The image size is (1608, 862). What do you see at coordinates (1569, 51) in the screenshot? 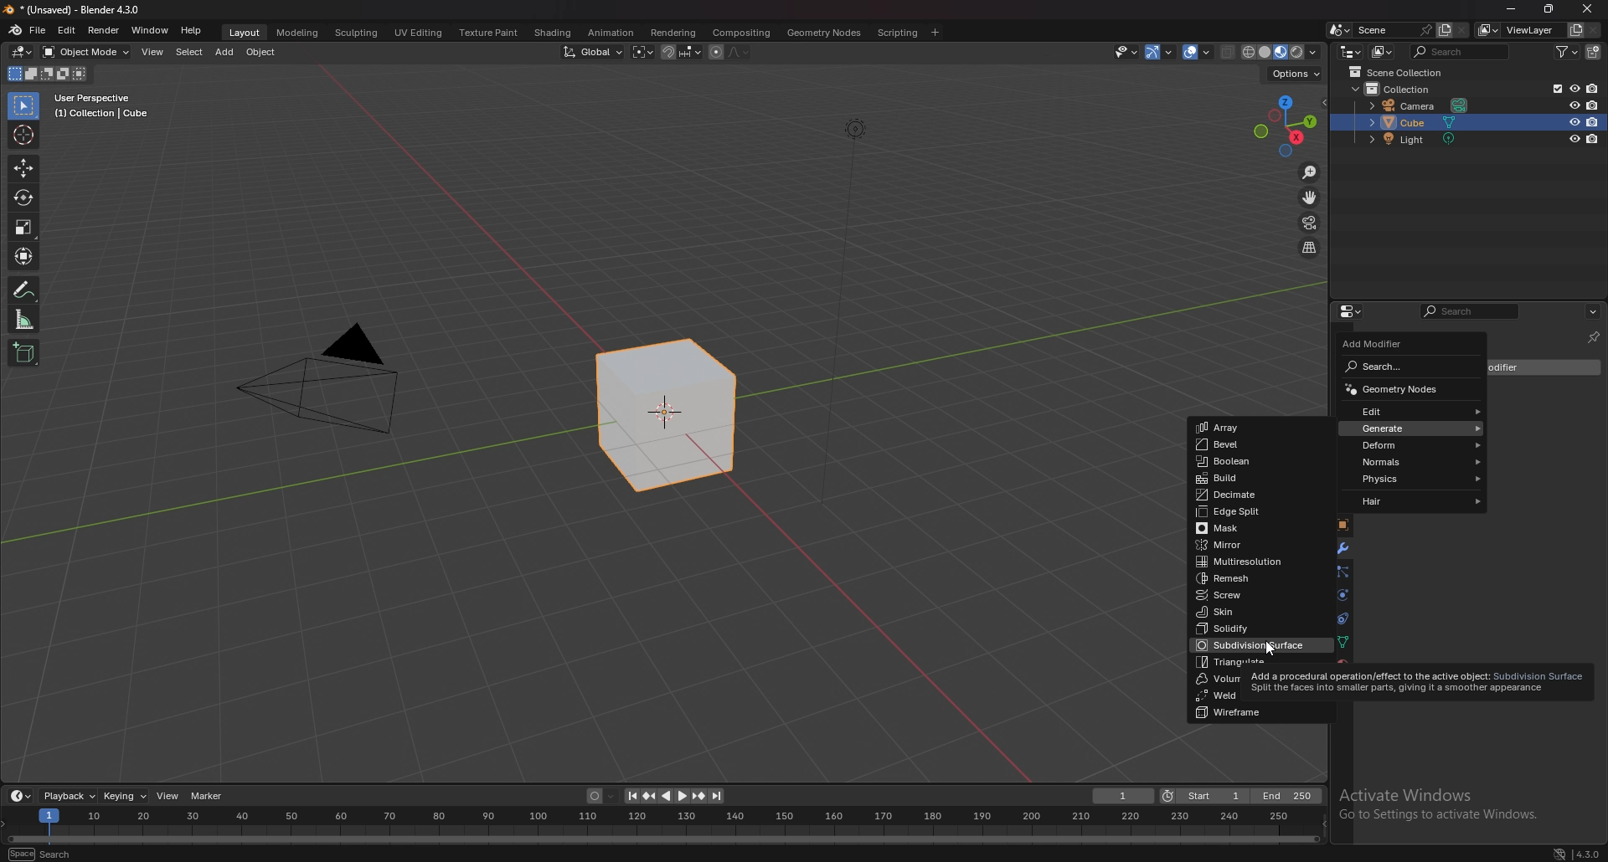
I see `filter` at bounding box center [1569, 51].